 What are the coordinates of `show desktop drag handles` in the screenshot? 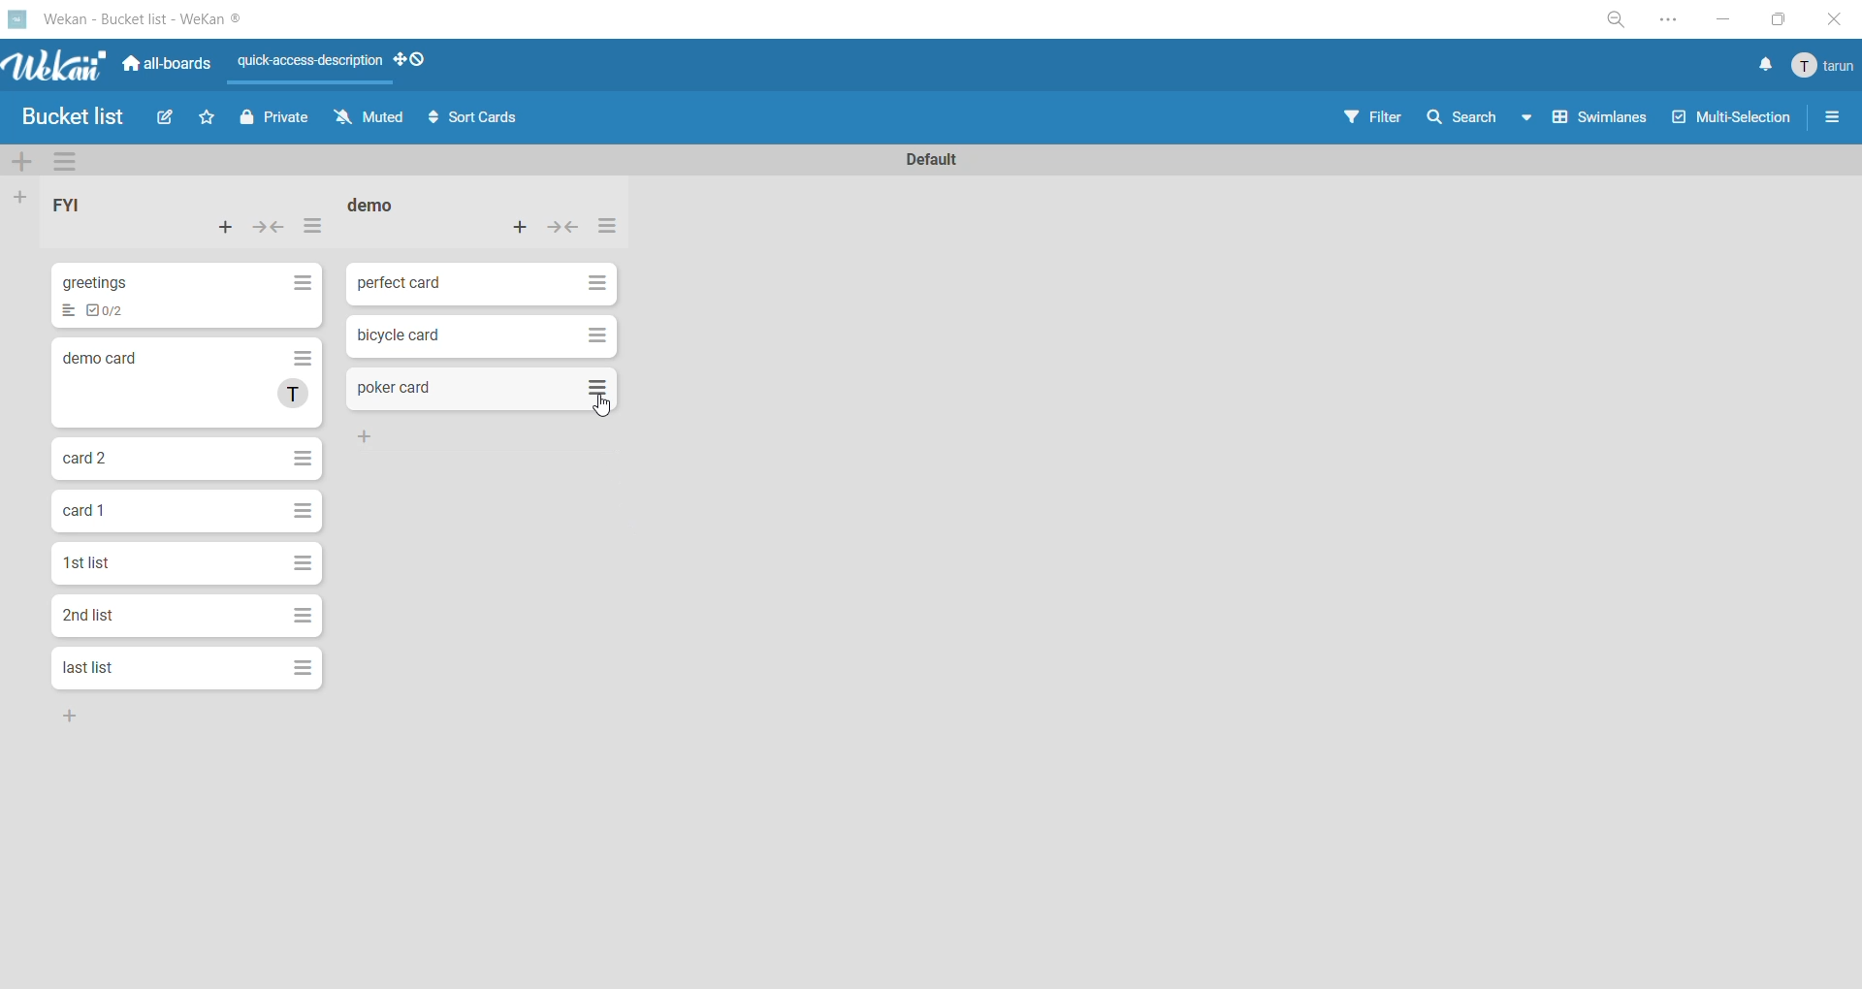 It's located at (418, 61).